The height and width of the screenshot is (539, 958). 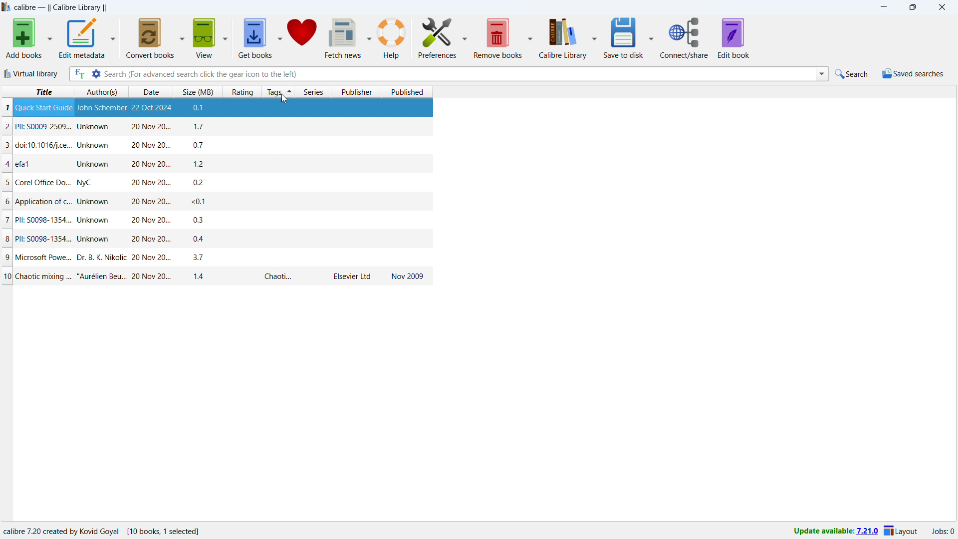 I want to click on software program information, so click(x=106, y=531).